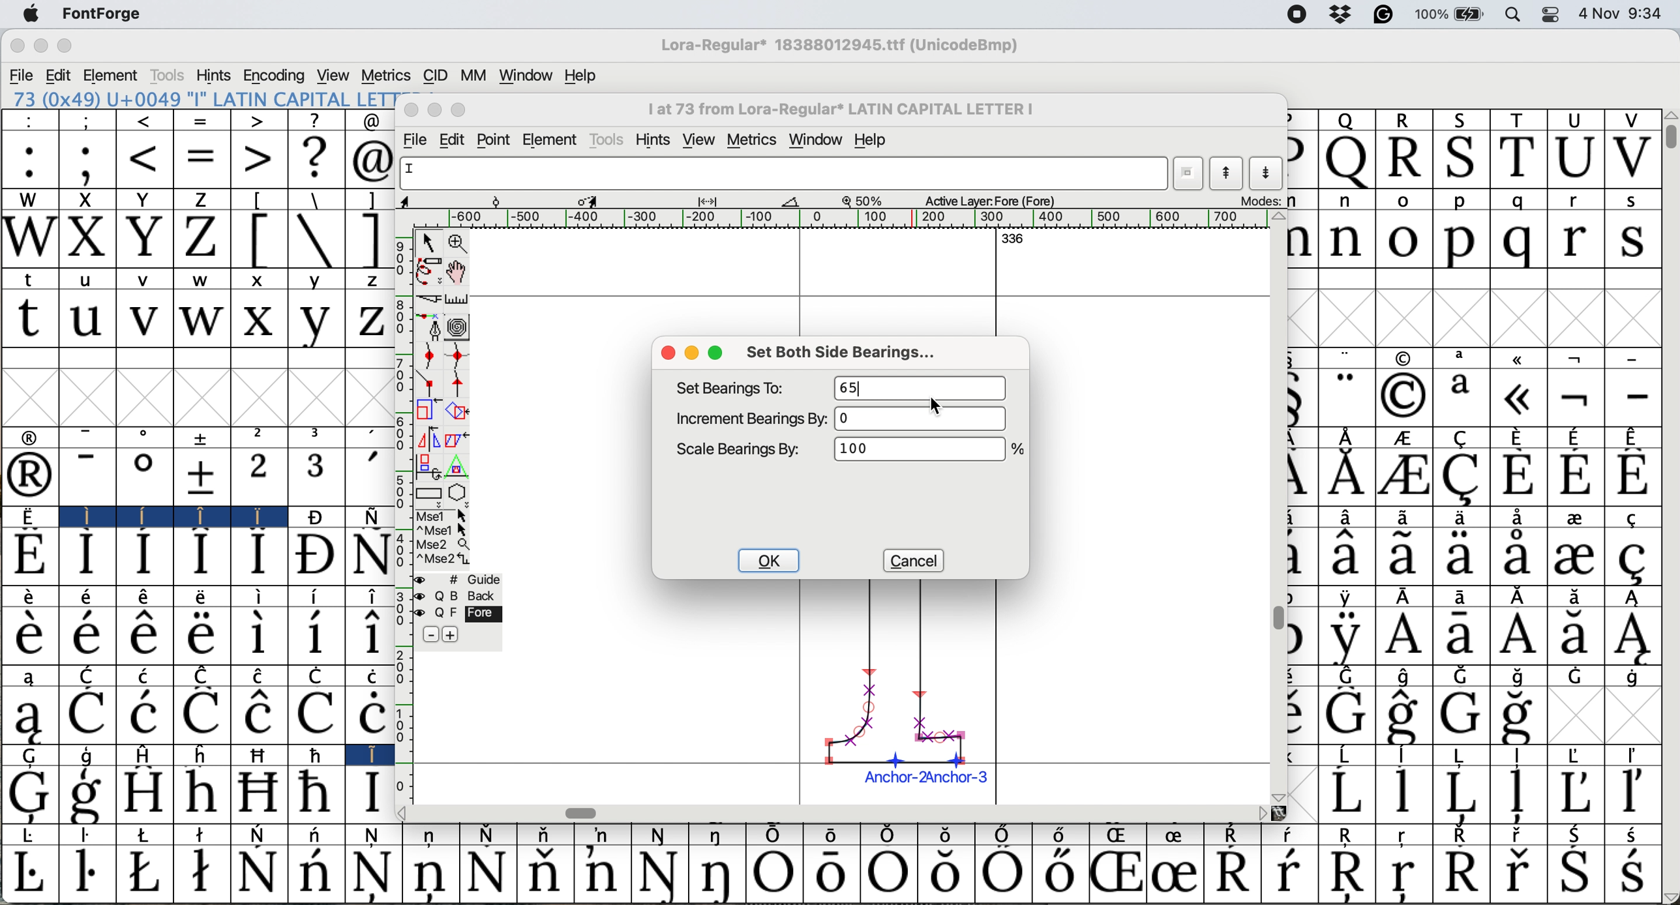 The width and height of the screenshot is (1680, 905). What do you see at coordinates (472, 75) in the screenshot?
I see `mm` at bounding box center [472, 75].